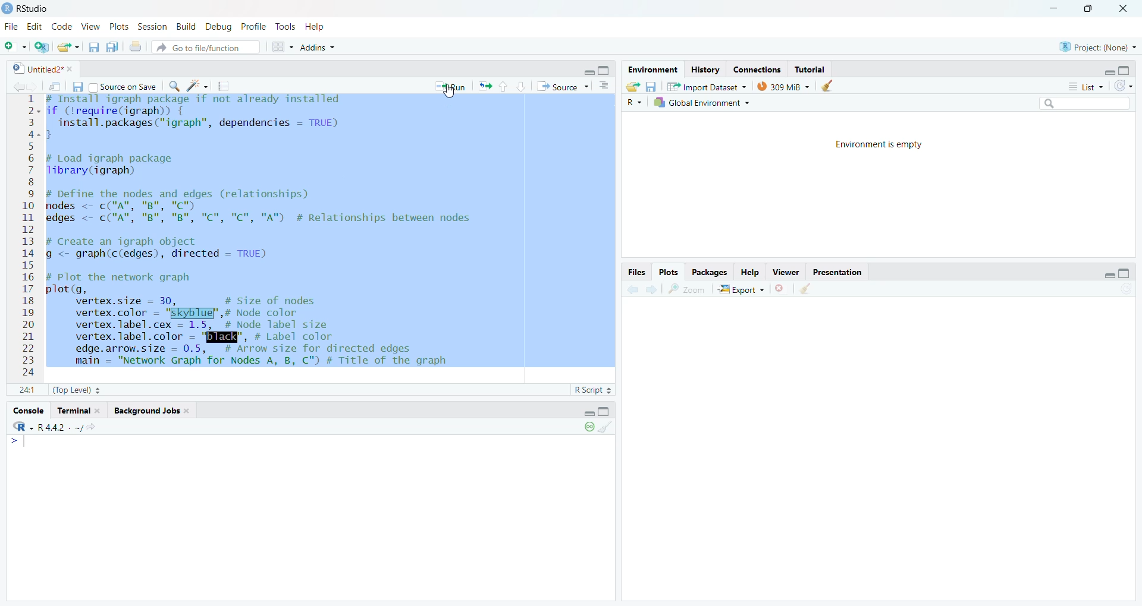 Image resolution: width=1142 pixels, height=606 pixels. I want to click on export, so click(68, 47).